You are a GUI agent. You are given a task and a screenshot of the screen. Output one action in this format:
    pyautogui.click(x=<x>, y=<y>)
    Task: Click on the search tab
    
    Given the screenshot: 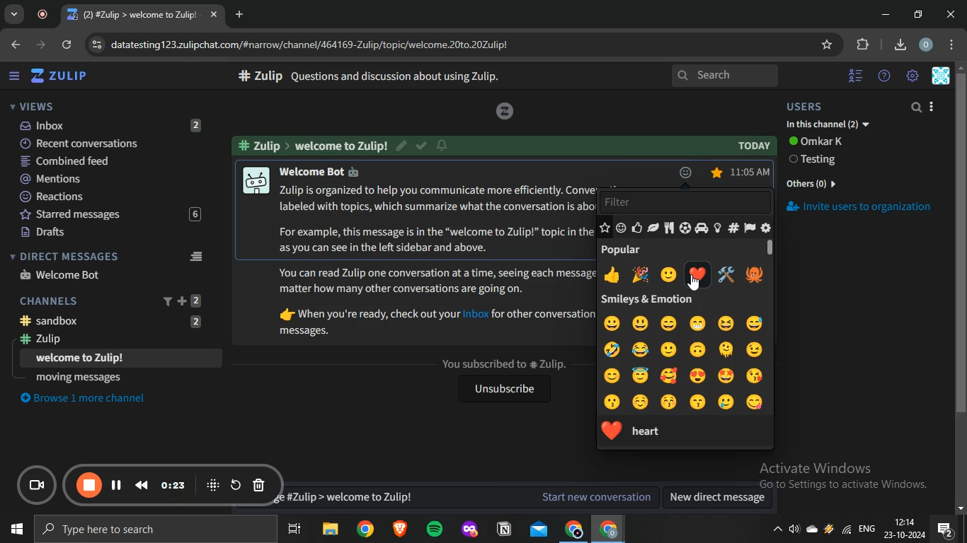 What is the action you would take?
    pyautogui.click(x=14, y=15)
    